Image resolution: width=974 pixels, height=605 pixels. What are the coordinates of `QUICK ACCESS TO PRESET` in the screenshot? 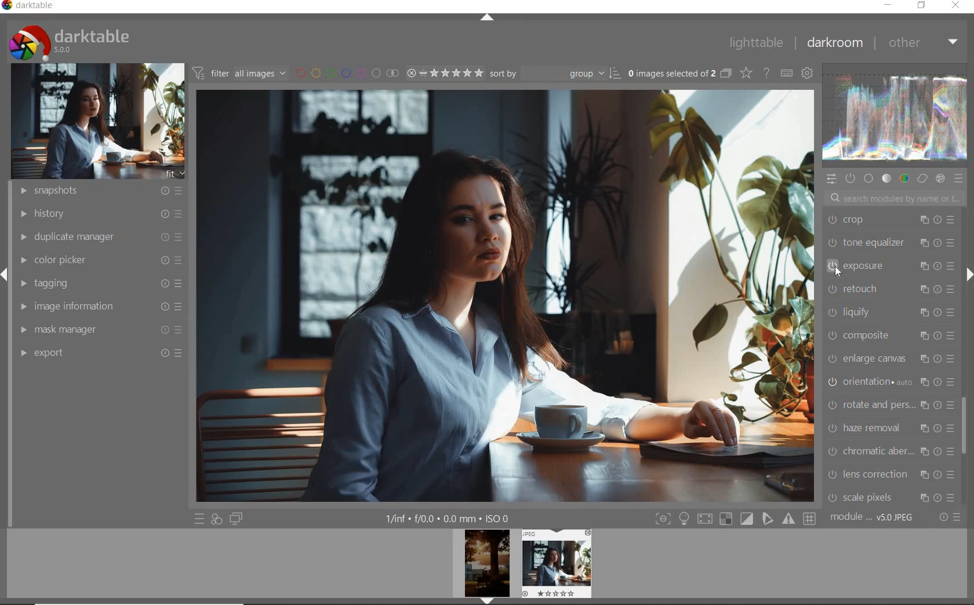 It's located at (199, 518).